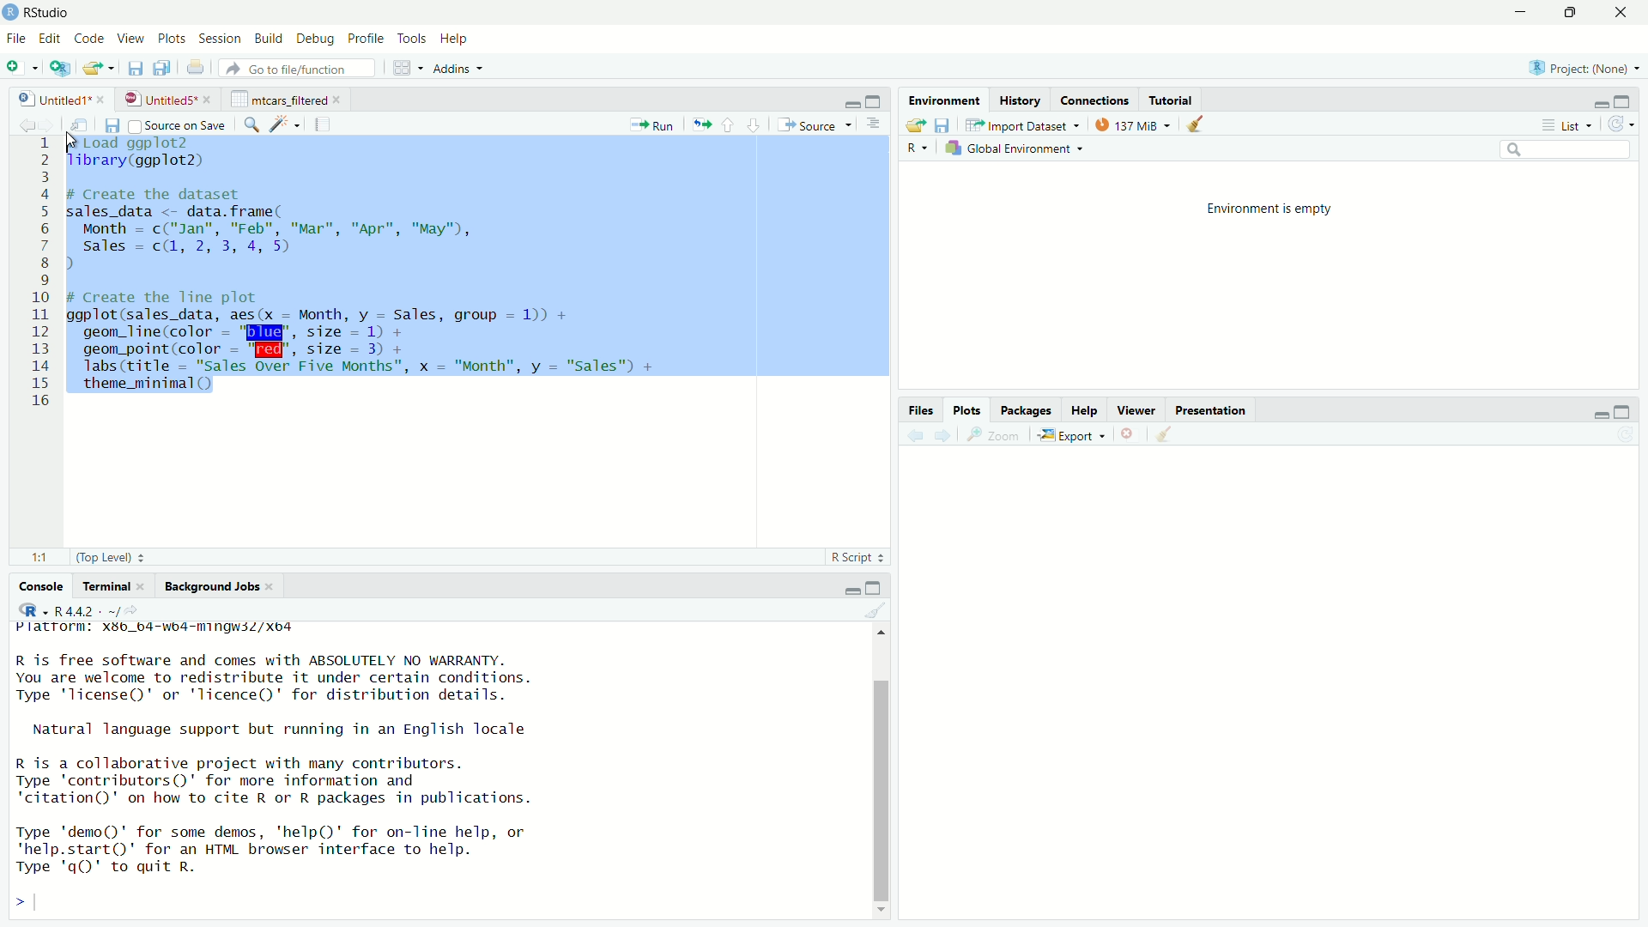 This screenshot has width=1648, height=927. What do you see at coordinates (277, 767) in the screenshot?
I see `R is free software and comes with ABSOLUTELY NO WARRANTY.

You are welcome to redistribute it under certain conditions.

Type 'license()' or 'licence()' for distribution details.
Natural language support but running in an English locale

R is a collaborative project with many contributors.

Type 'contributors()' for more information and

‘citation()' on how to cite R or R packages in publications.

Type 'demo()' for some demos, 'help()' for on-line help, or

'help.start()' for an HTML browser interface to help.

Type 'gQ' to quit R.` at bounding box center [277, 767].